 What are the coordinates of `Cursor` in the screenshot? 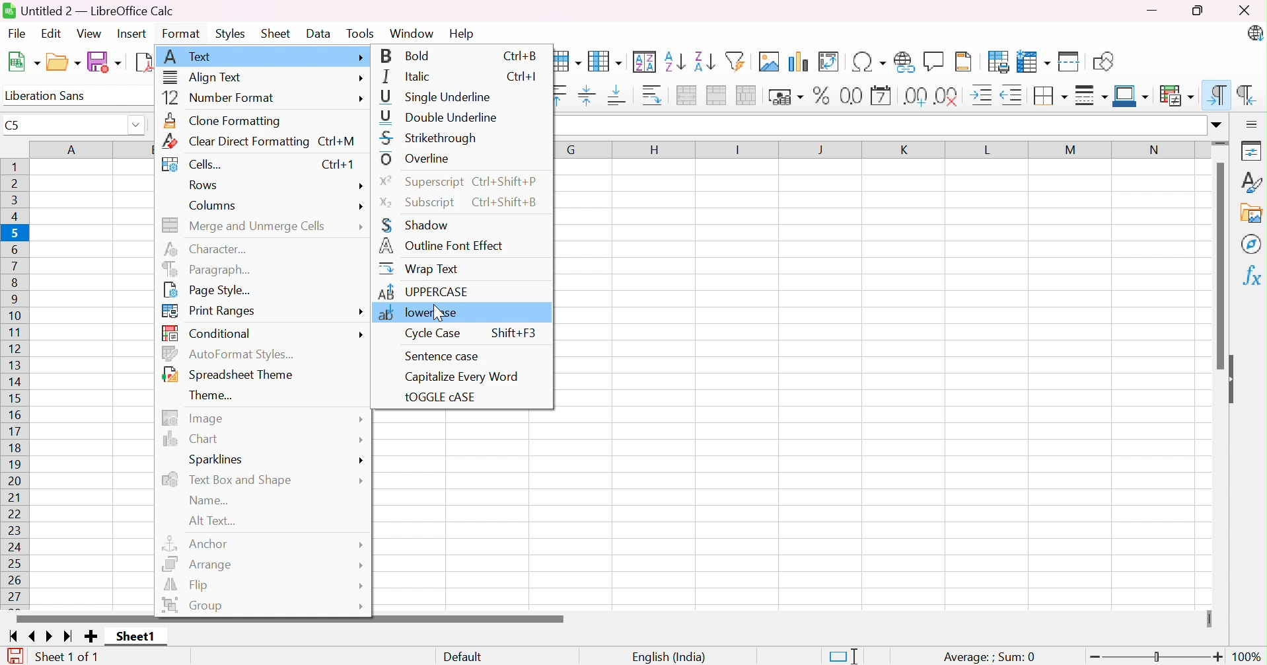 It's located at (439, 313).